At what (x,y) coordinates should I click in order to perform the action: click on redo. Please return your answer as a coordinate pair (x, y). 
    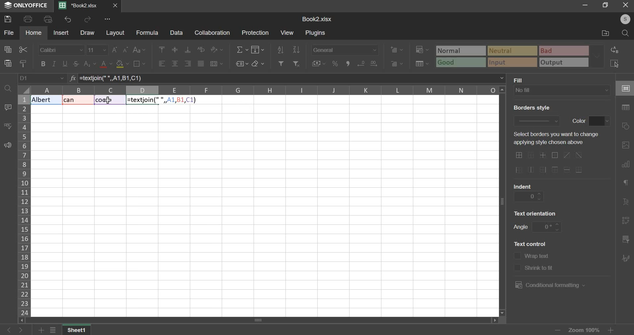
    Looking at the image, I should click on (88, 20).